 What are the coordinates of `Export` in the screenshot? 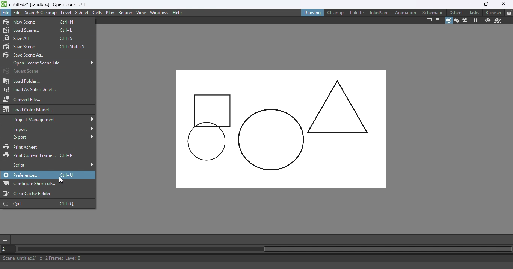 It's located at (54, 137).